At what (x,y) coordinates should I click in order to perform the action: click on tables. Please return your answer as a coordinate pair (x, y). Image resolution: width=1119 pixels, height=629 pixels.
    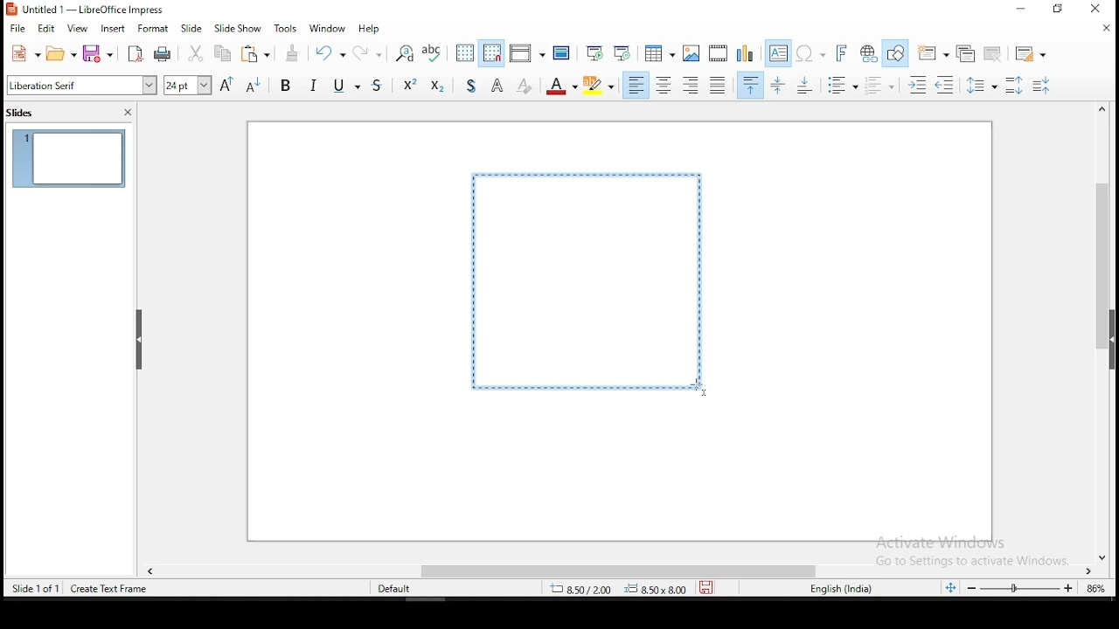
    Looking at the image, I should click on (661, 53).